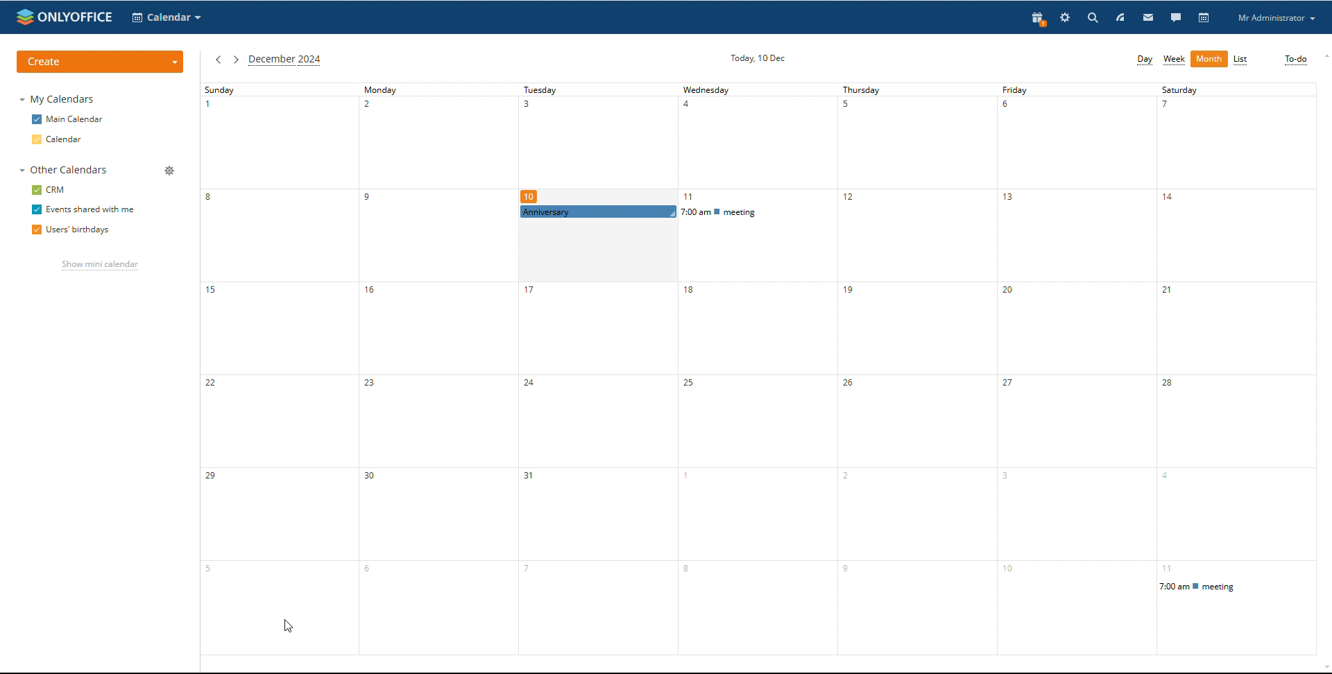 This screenshot has height=674, width=1332. Describe the element at coordinates (171, 171) in the screenshot. I see `manage` at that location.